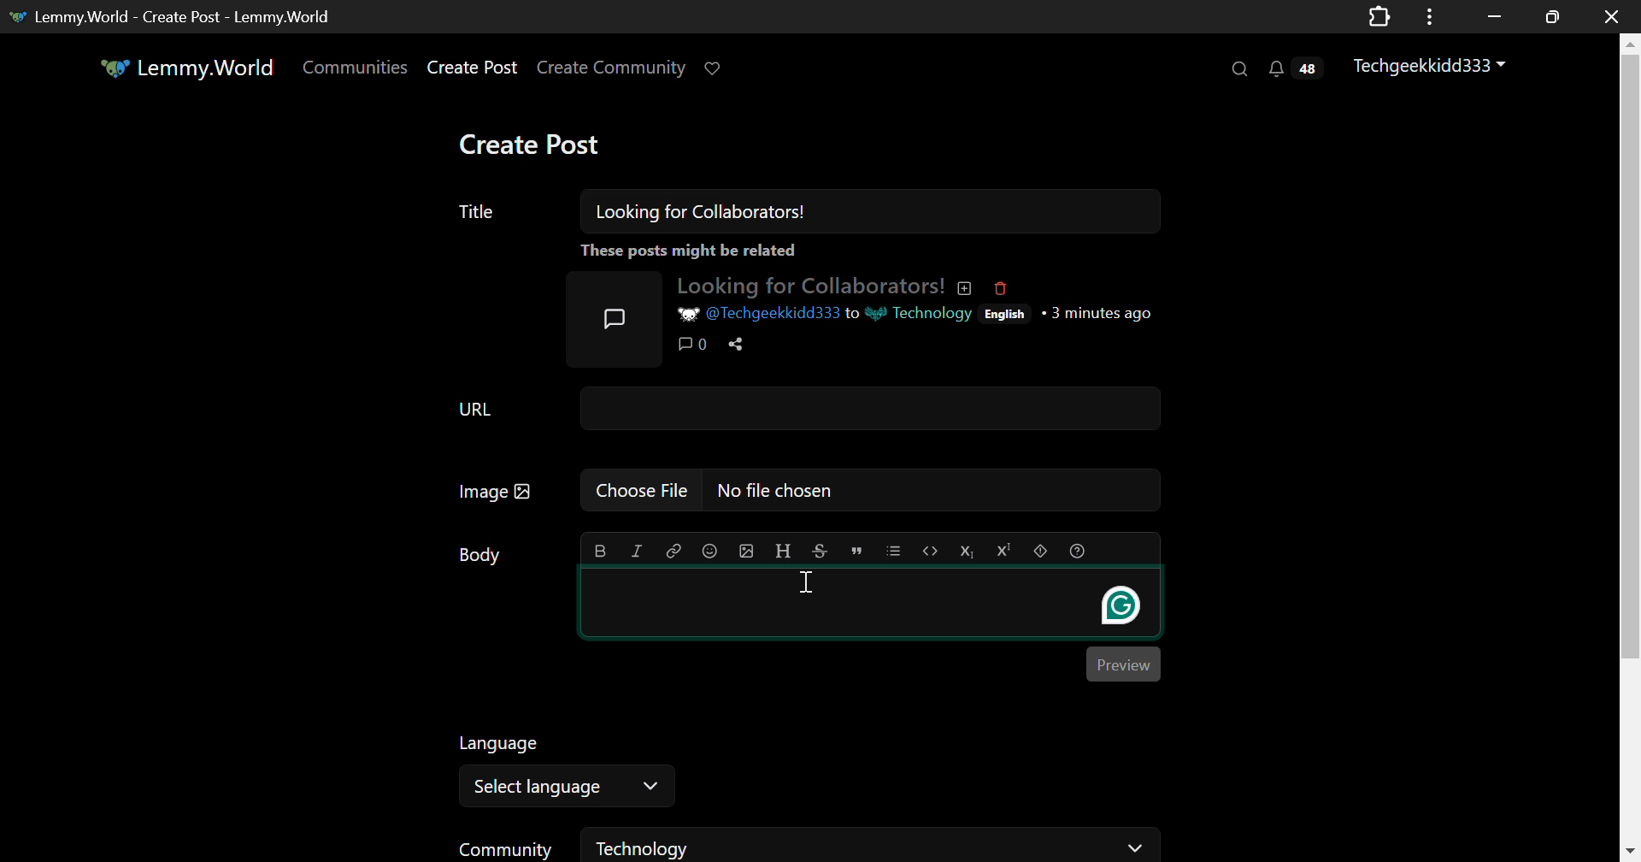 This screenshot has width=1641, height=862. I want to click on Body, so click(483, 564).